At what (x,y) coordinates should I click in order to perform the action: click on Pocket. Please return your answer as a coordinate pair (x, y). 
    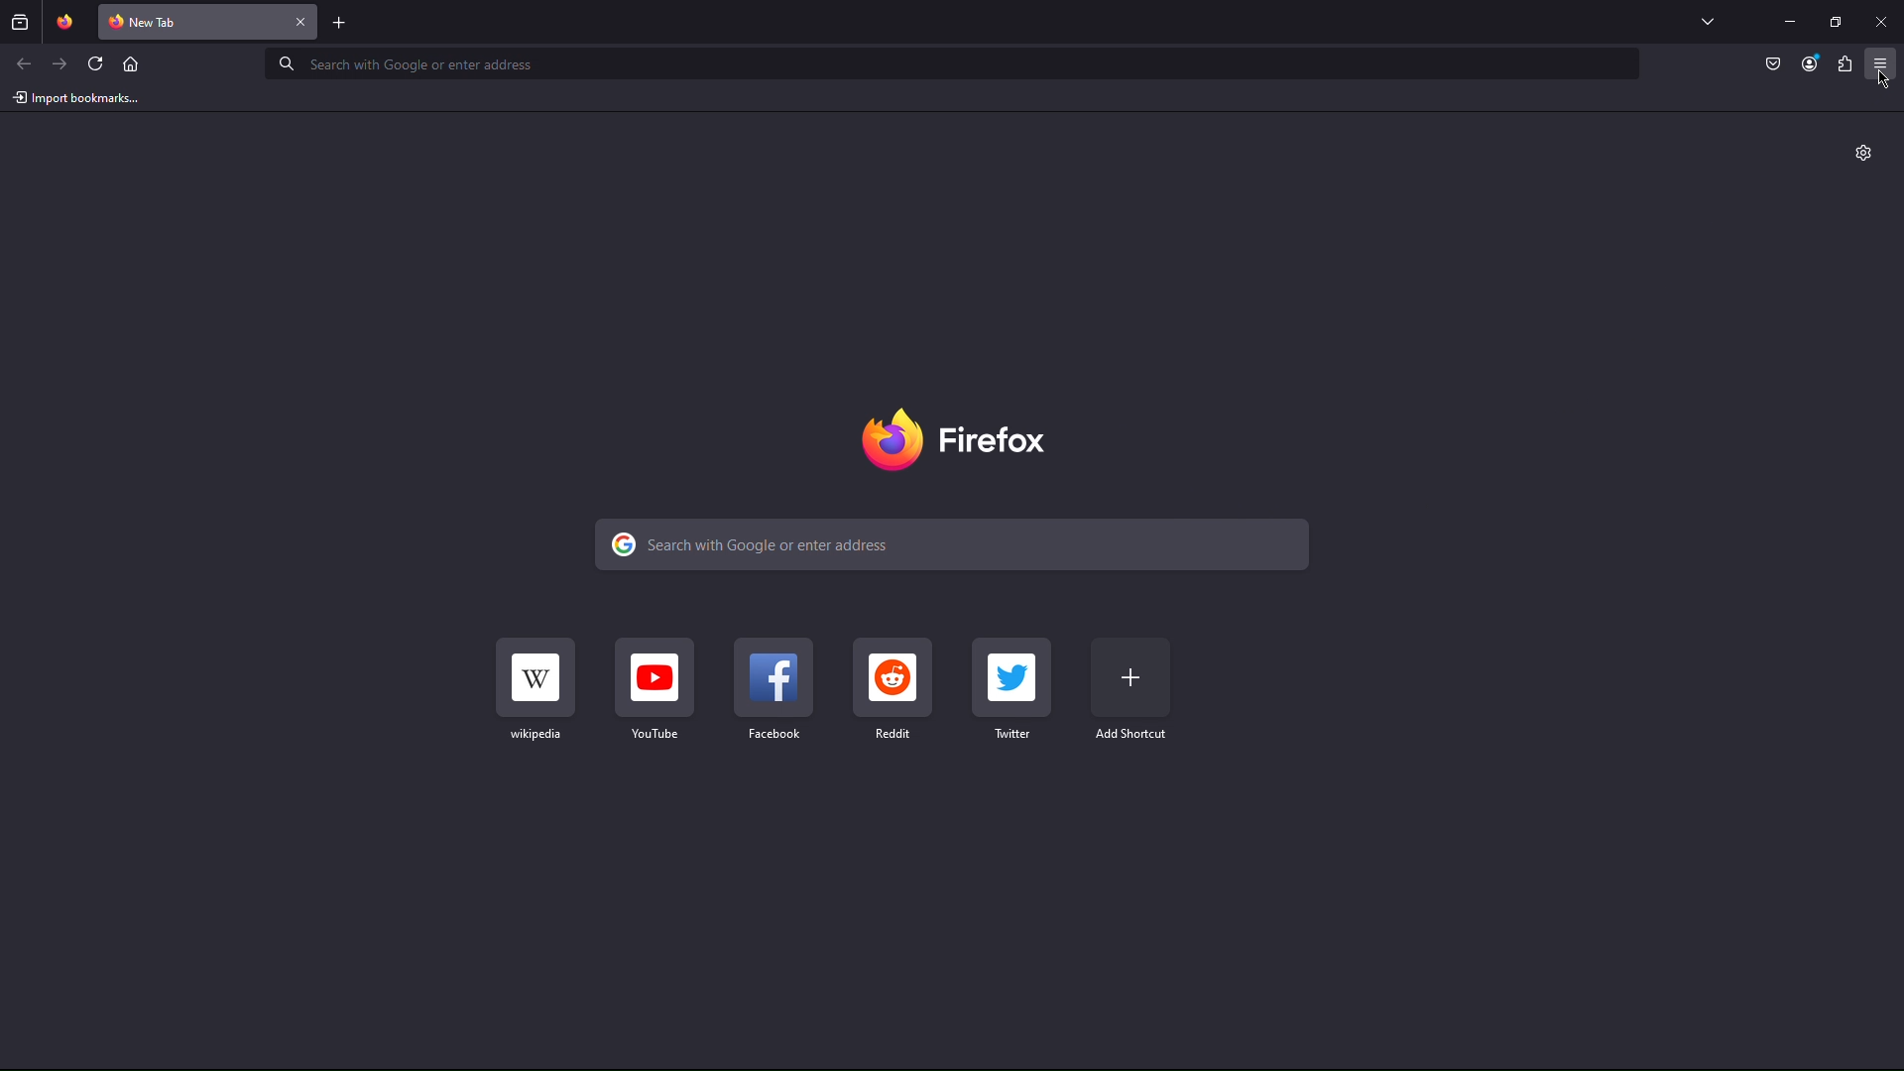
    Looking at the image, I should click on (1774, 65).